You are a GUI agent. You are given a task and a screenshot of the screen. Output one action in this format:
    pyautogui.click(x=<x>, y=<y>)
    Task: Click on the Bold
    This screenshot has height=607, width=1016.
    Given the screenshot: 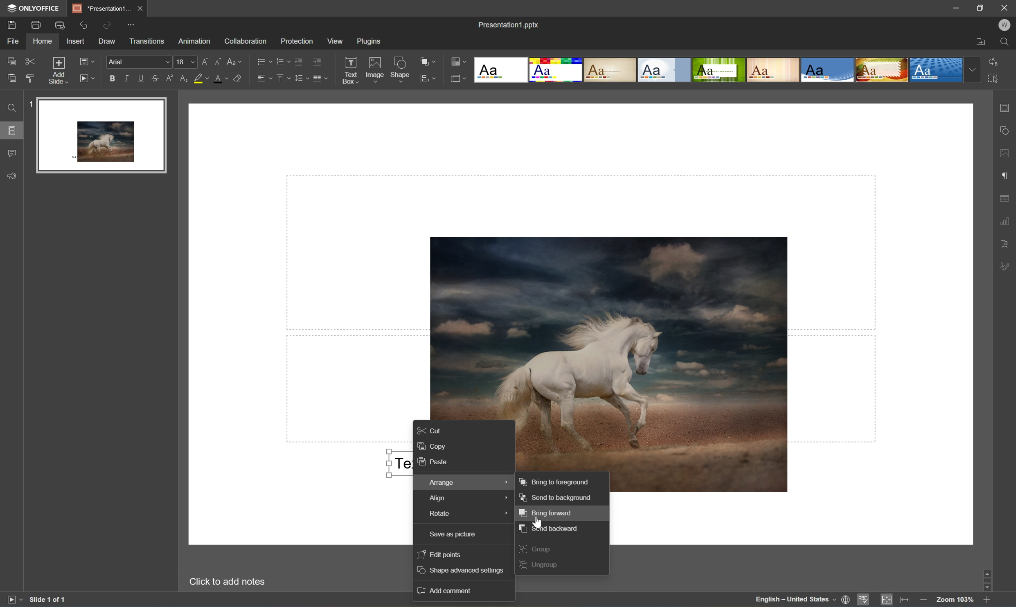 What is the action you would take?
    pyautogui.click(x=111, y=79)
    